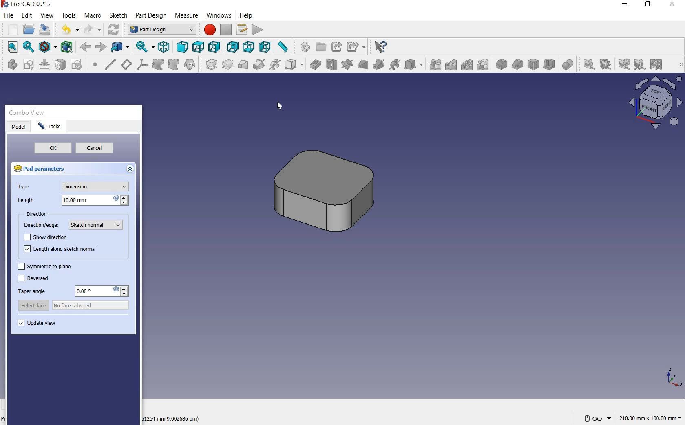  What do you see at coordinates (28, 65) in the screenshot?
I see `create sketch` at bounding box center [28, 65].